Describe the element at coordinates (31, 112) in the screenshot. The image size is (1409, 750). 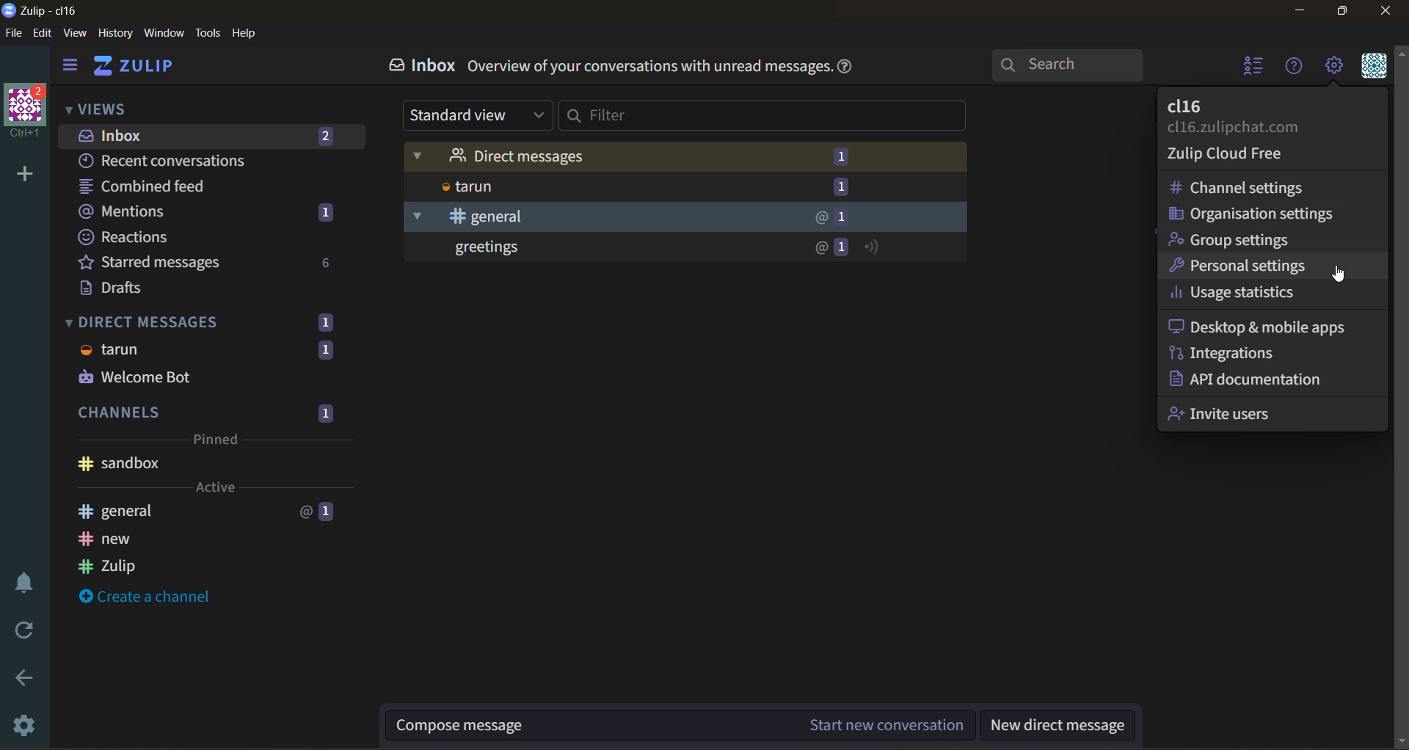
I see `organisation name` at that location.